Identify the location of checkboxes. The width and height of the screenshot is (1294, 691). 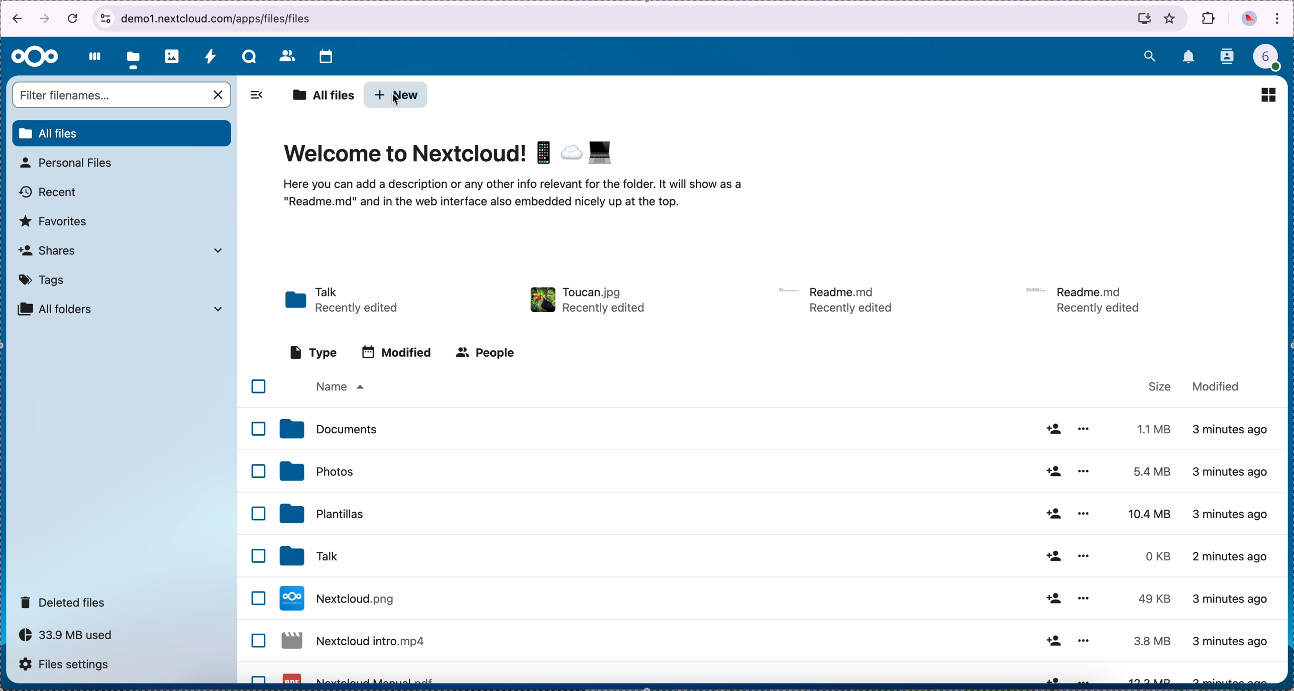
(257, 529).